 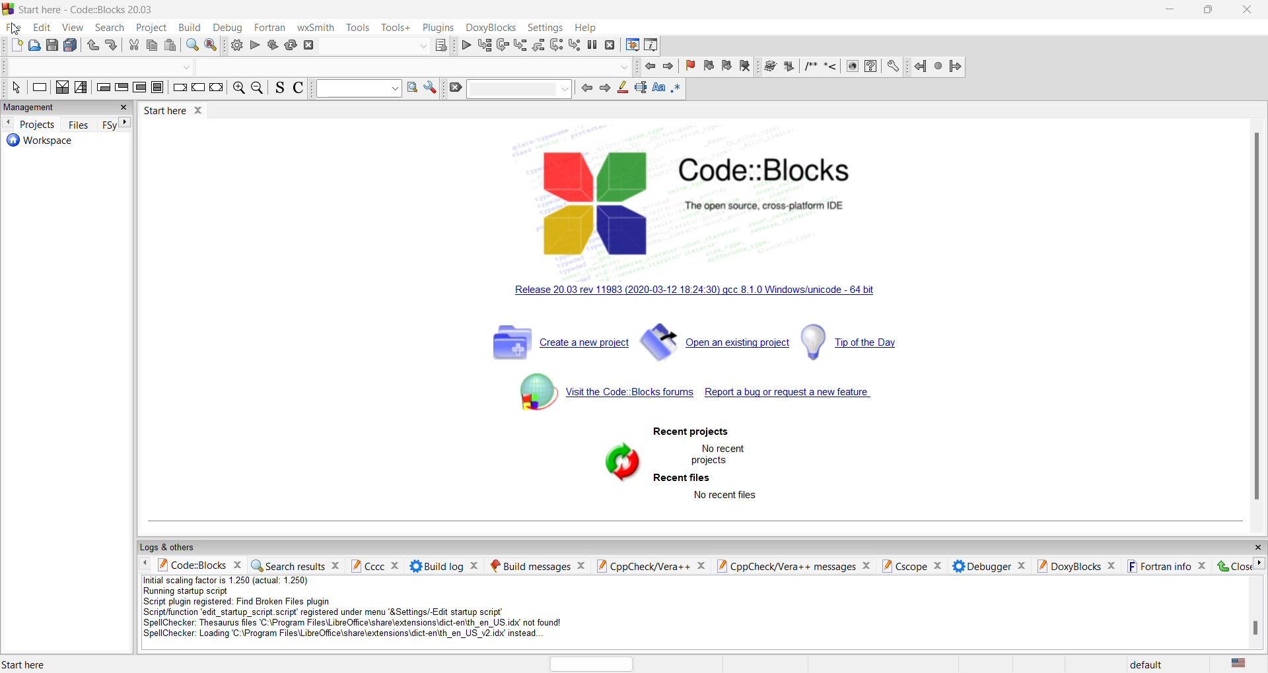 I want to click on rebuild, so click(x=291, y=46).